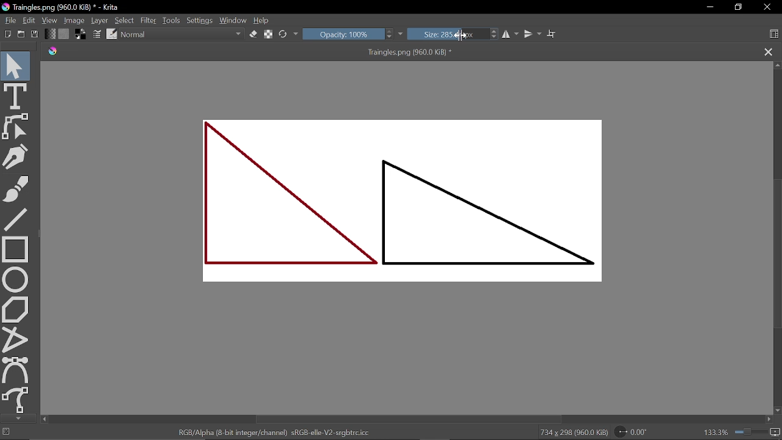 The height and width of the screenshot is (440, 782). What do you see at coordinates (233, 21) in the screenshot?
I see `Window` at bounding box center [233, 21].